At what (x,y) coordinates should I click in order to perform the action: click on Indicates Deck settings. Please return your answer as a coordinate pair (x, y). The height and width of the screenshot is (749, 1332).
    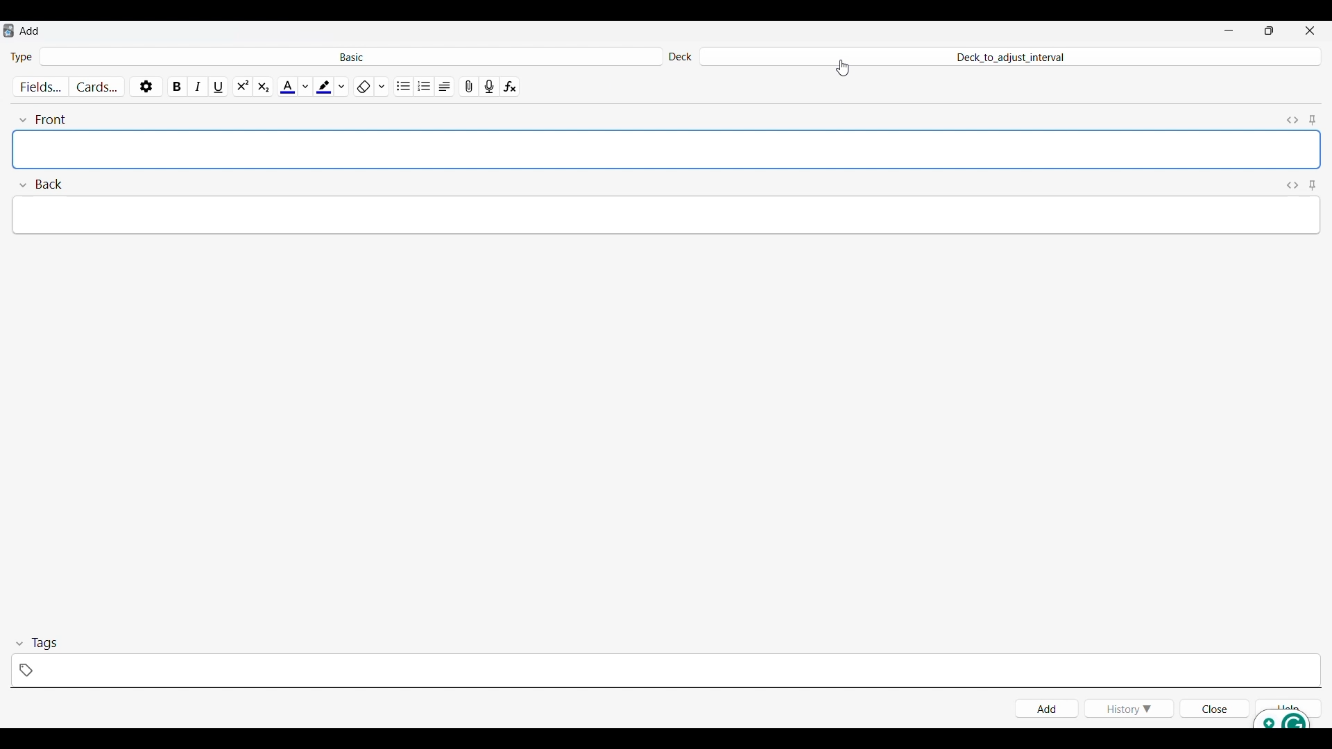
    Looking at the image, I should click on (680, 58).